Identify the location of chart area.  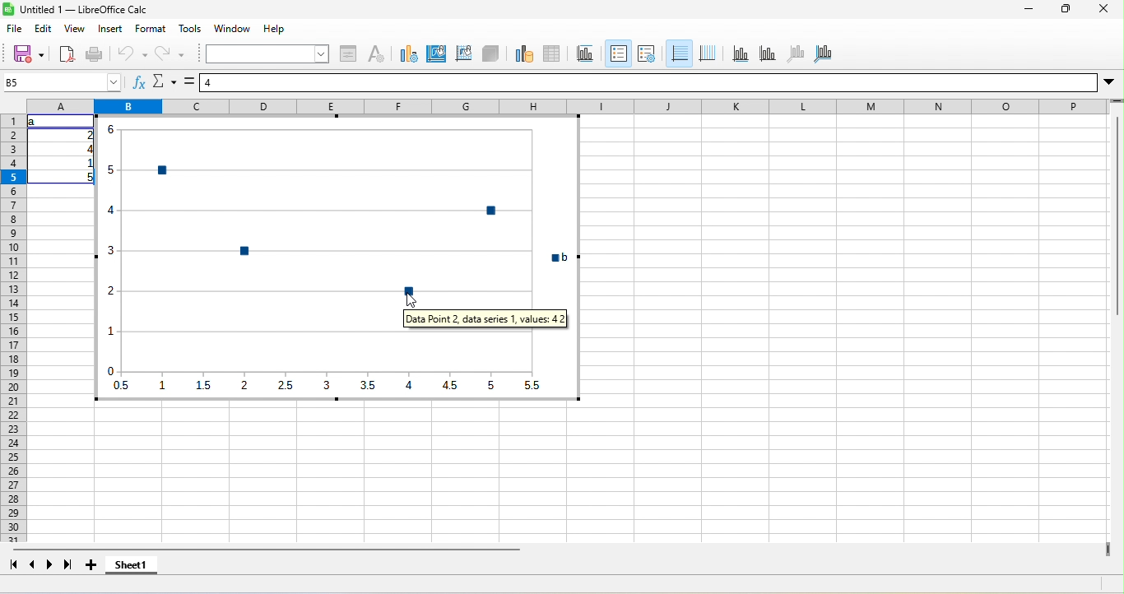
(436, 55).